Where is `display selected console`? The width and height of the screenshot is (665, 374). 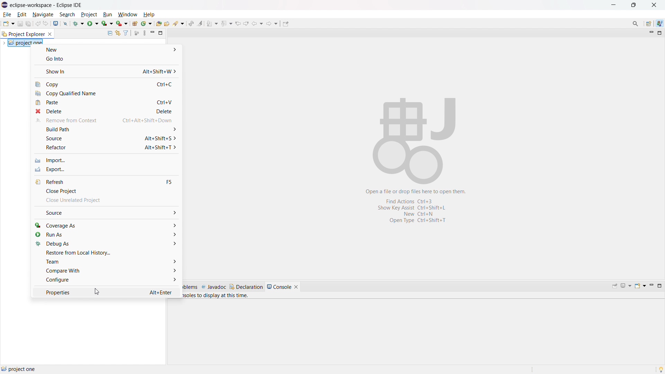
display selected console is located at coordinates (627, 286).